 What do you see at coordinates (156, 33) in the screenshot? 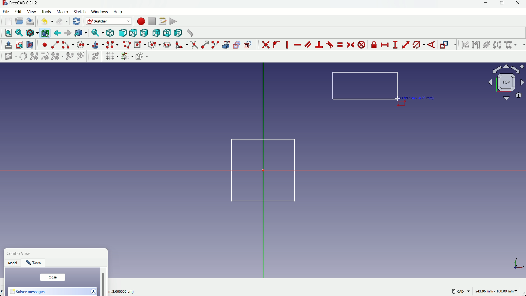
I see `back view` at bounding box center [156, 33].